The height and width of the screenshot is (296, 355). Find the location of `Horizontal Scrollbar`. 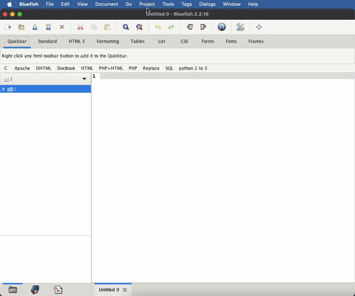

Horizontal Scrollbar is located at coordinates (13, 283).